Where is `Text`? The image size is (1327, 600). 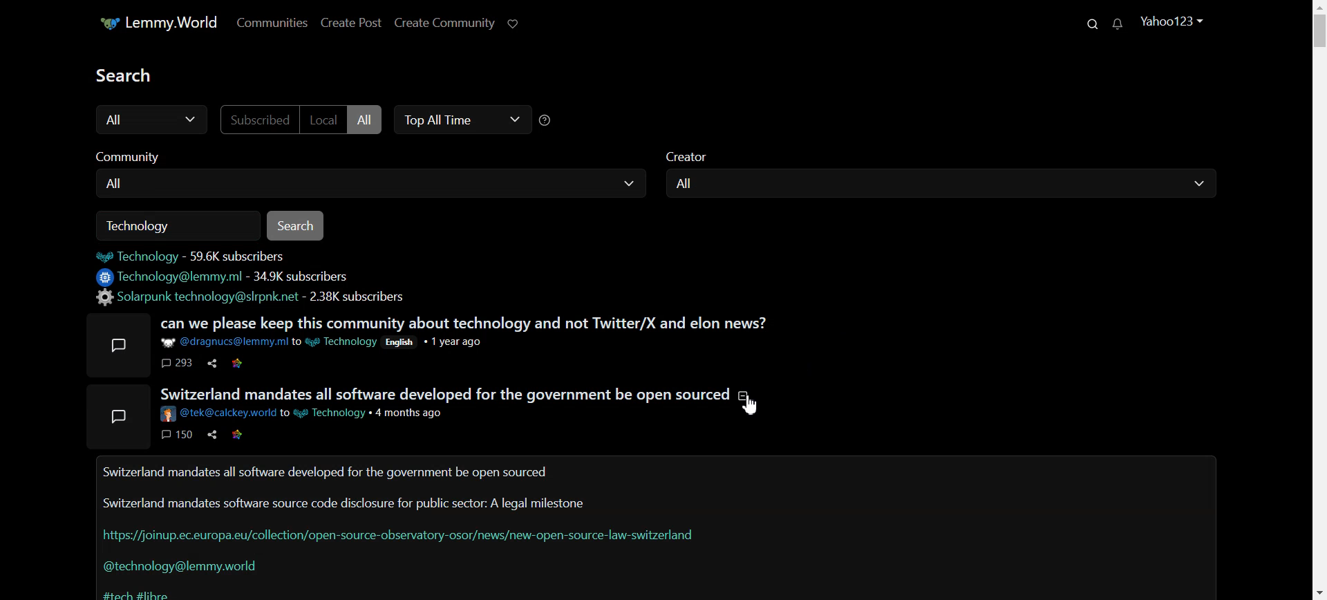
Text is located at coordinates (147, 226).